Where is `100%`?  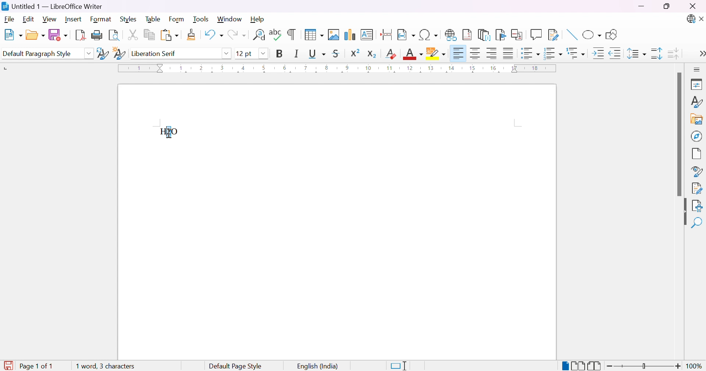
100% is located at coordinates (695, 366).